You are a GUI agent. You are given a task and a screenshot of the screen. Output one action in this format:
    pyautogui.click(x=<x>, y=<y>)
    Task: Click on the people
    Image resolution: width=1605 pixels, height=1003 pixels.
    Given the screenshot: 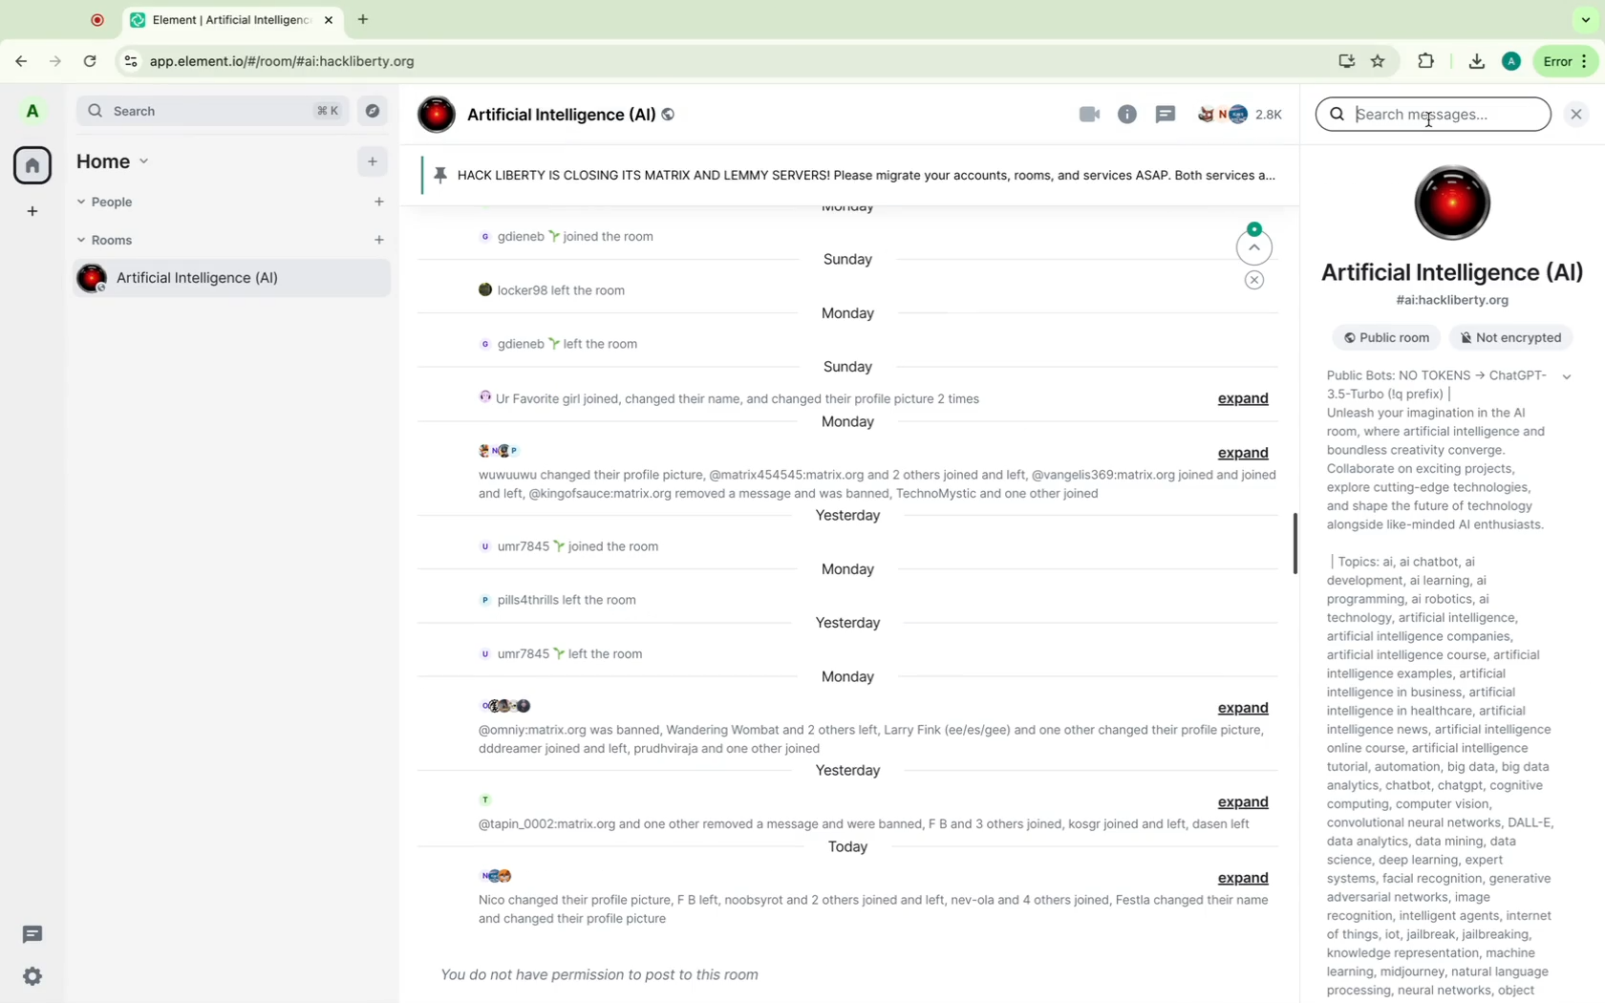 What is the action you would take?
    pyautogui.click(x=1242, y=116)
    